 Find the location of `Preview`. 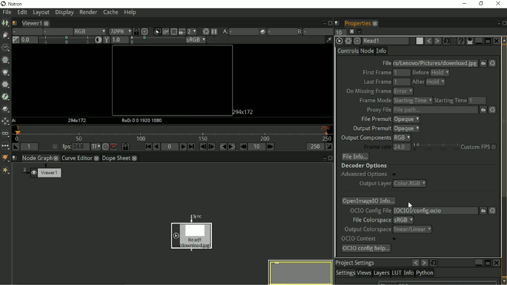

Preview is located at coordinates (299, 273).